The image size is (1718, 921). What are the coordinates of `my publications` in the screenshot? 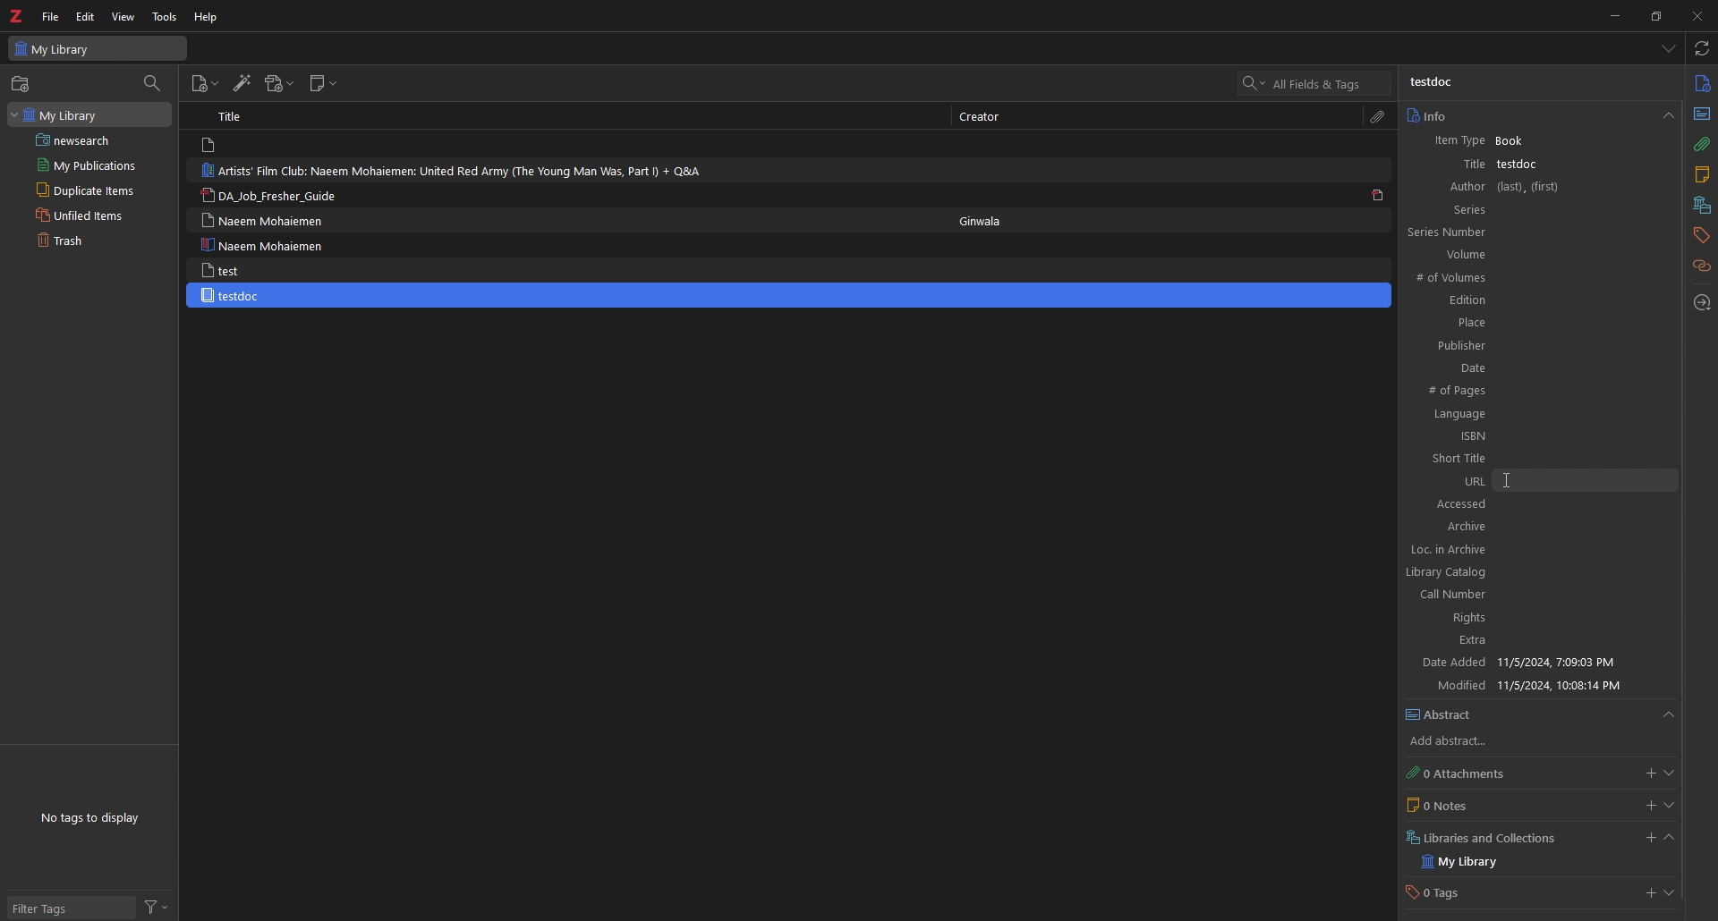 It's located at (87, 165).